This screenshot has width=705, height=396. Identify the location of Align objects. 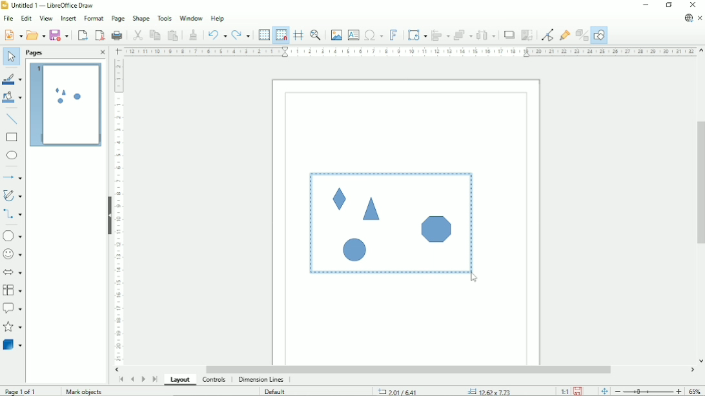
(440, 35).